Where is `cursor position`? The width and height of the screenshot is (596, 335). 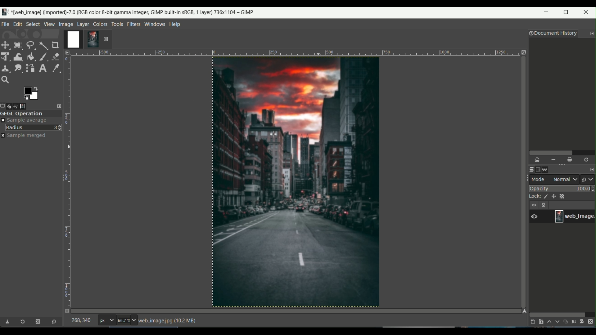 cursor position is located at coordinates (81, 322).